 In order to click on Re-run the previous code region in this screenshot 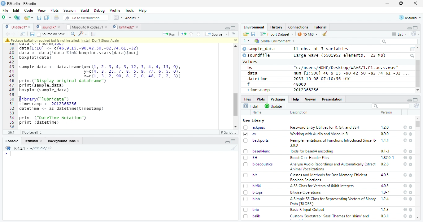, I will do `click(183, 34)`.